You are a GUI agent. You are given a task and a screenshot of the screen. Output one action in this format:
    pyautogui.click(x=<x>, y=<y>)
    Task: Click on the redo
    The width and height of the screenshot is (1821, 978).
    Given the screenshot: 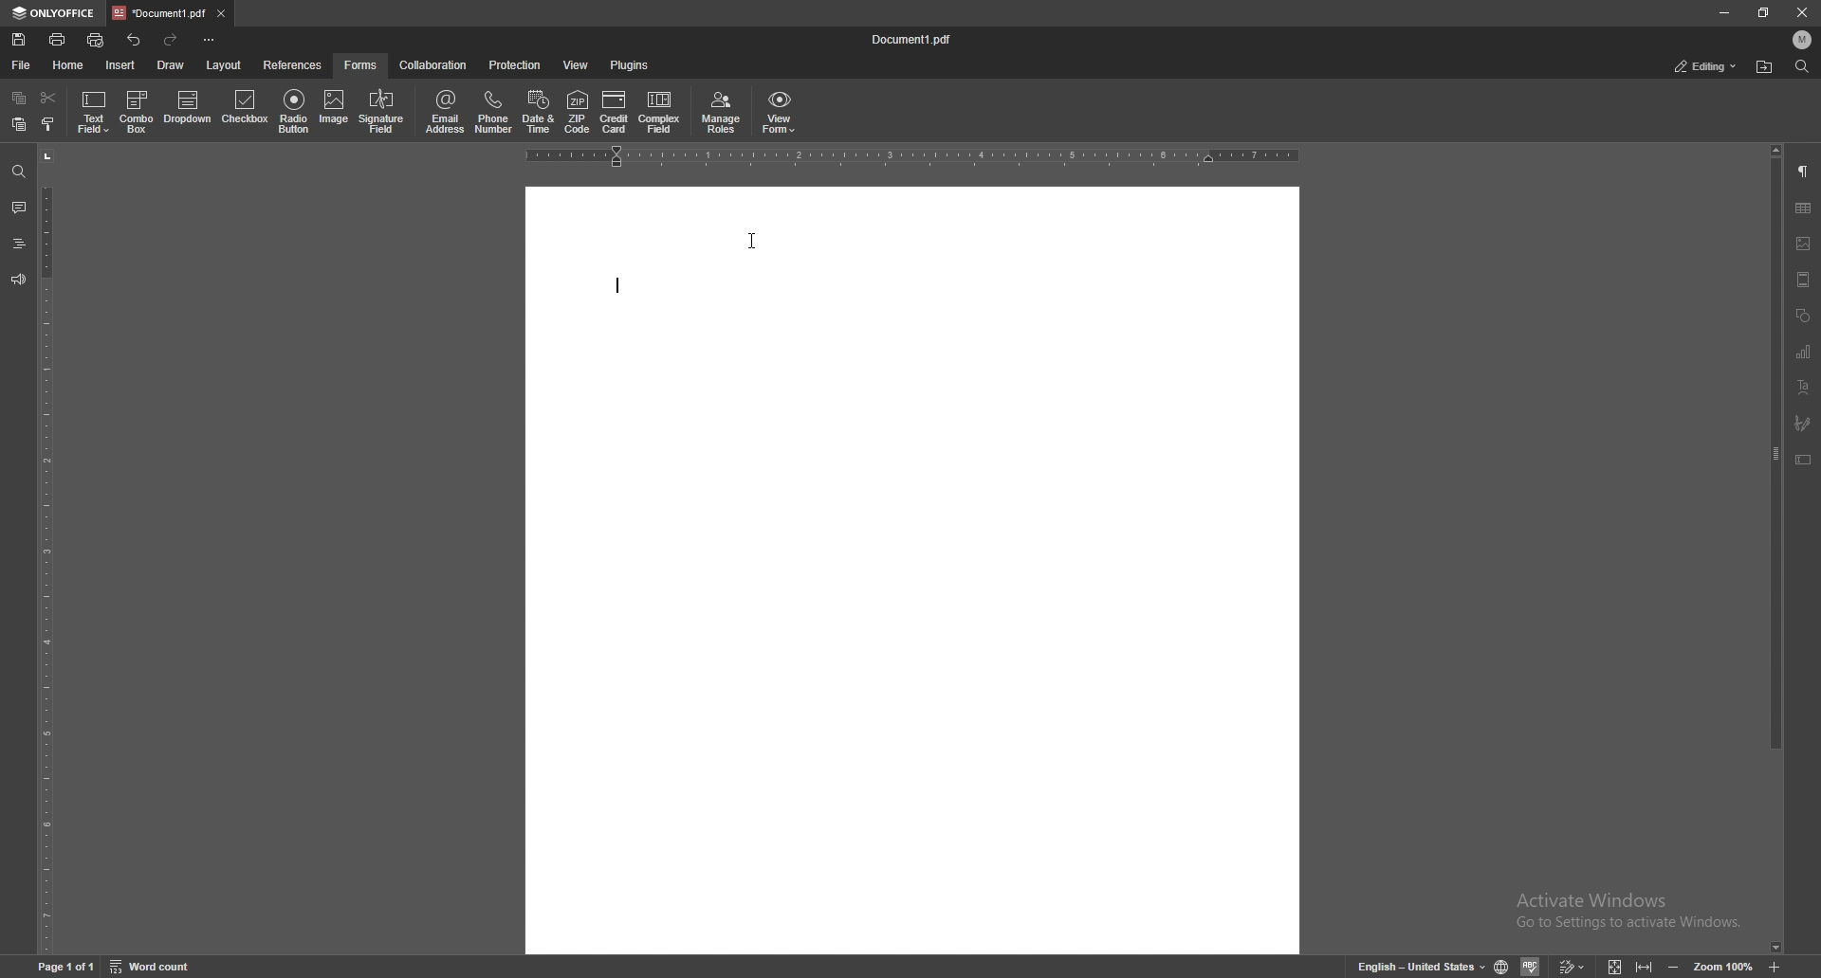 What is the action you would take?
    pyautogui.click(x=170, y=41)
    